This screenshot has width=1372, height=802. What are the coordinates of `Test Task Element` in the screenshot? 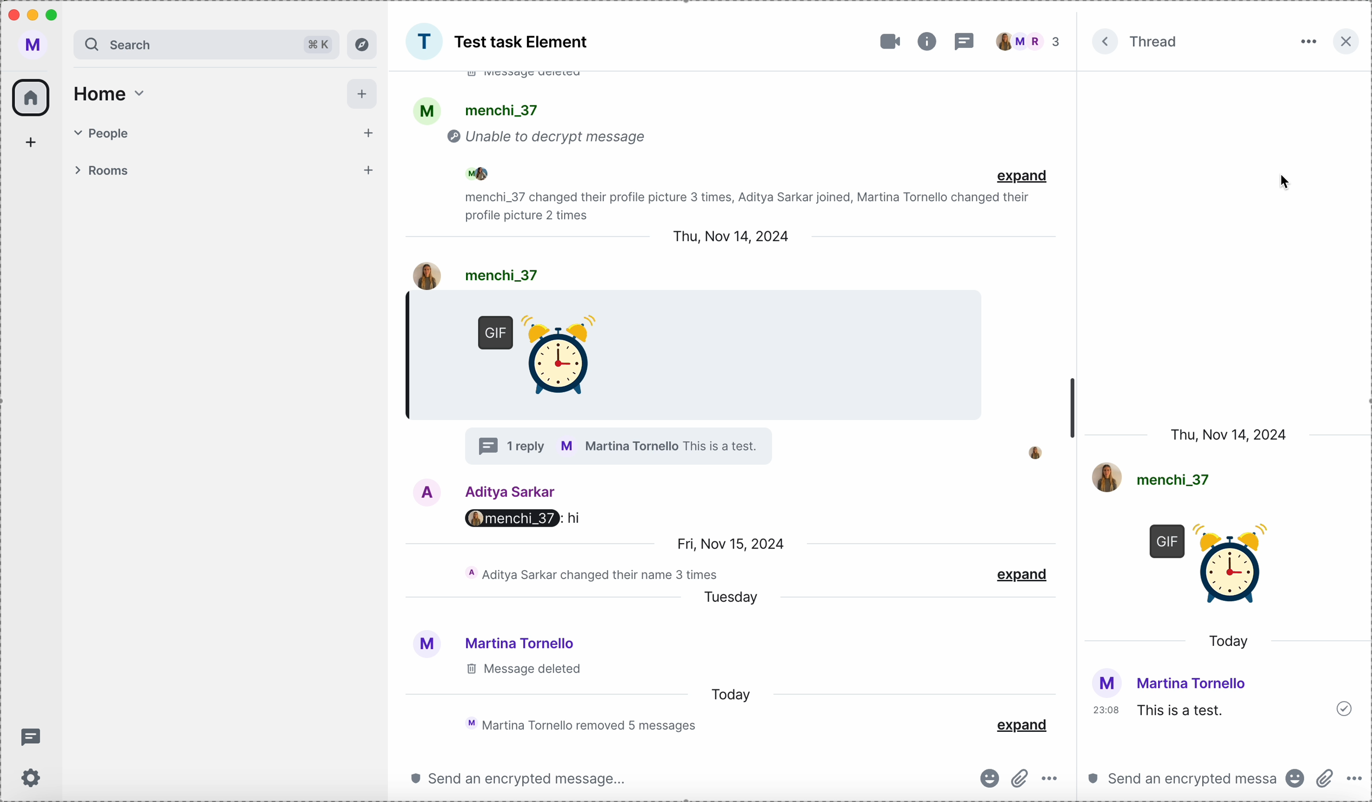 It's located at (523, 42).